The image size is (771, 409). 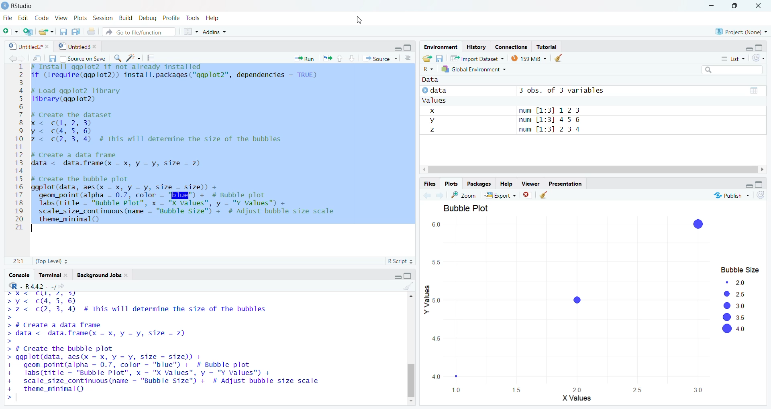 What do you see at coordinates (710, 6) in the screenshot?
I see `minimize` at bounding box center [710, 6].